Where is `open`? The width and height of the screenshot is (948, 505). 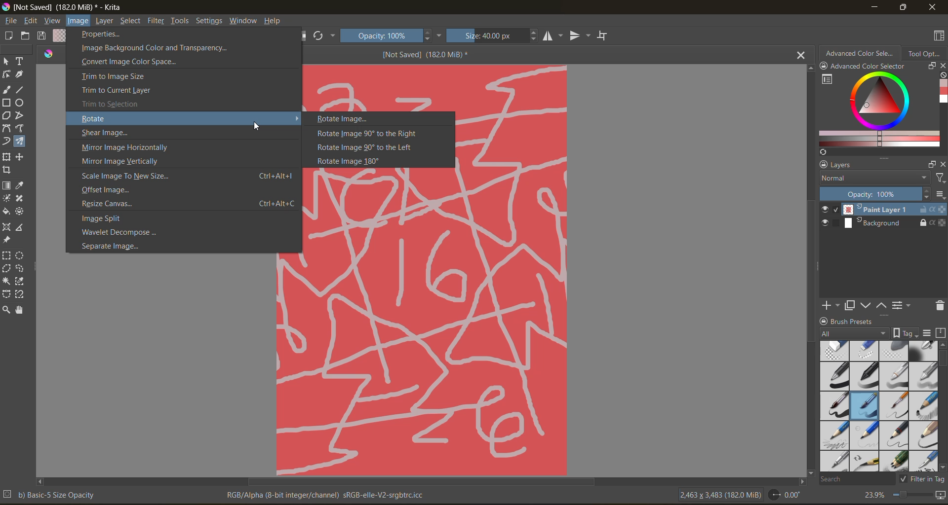
open is located at coordinates (27, 36).